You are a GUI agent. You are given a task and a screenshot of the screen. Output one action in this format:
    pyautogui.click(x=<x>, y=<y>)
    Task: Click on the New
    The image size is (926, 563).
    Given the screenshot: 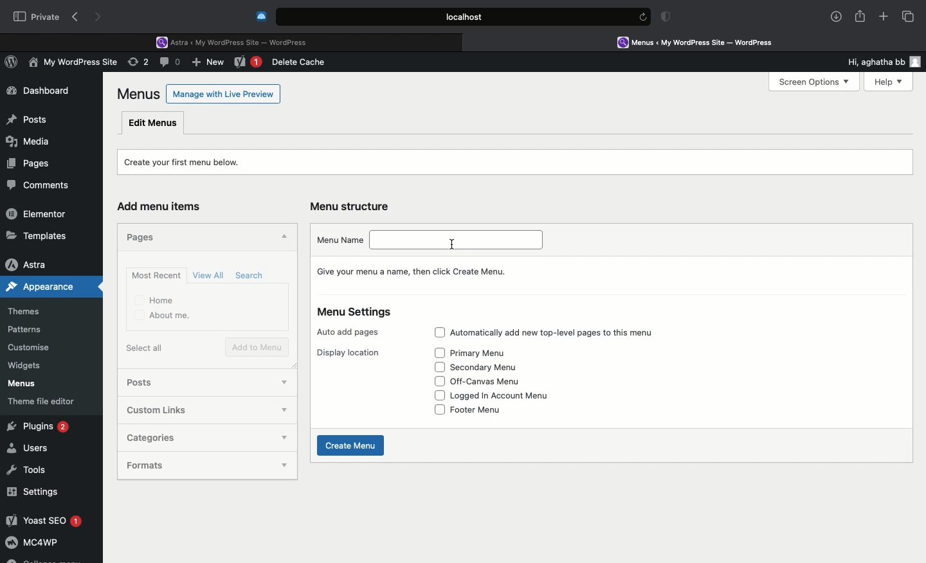 What is the action you would take?
    pyautogui.click(x=248, y=63)
    